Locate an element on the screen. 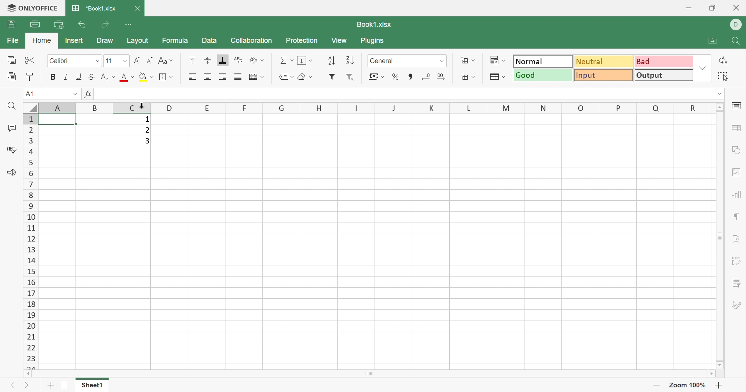  File is located at coordinates (13, 40).